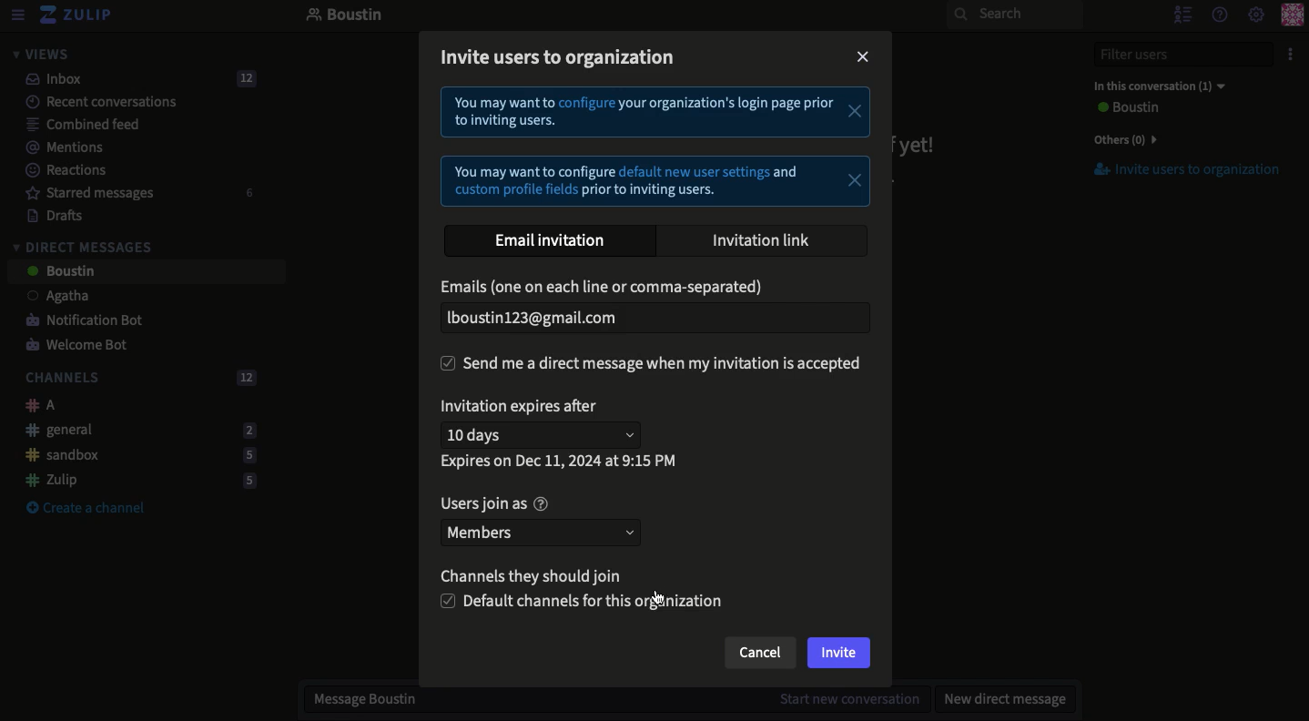 The image size is (1309, 721). What do you see at coordinates (1121, 139) in the screenshot?
I see `Others` at bounding box center [1121, 139].